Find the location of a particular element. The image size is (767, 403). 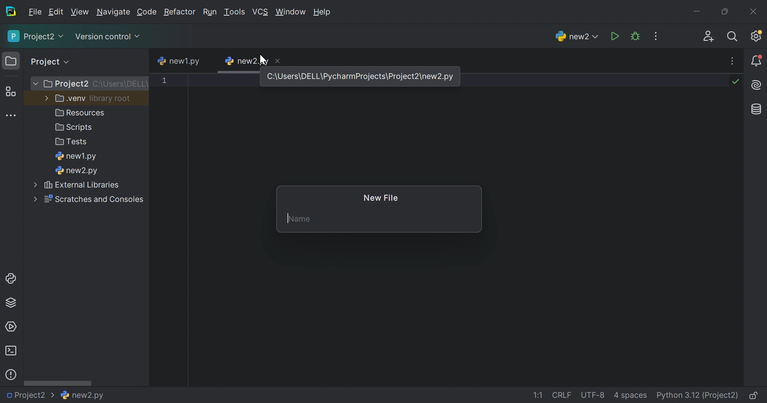

1:1 is located at coordinates (540, 396).